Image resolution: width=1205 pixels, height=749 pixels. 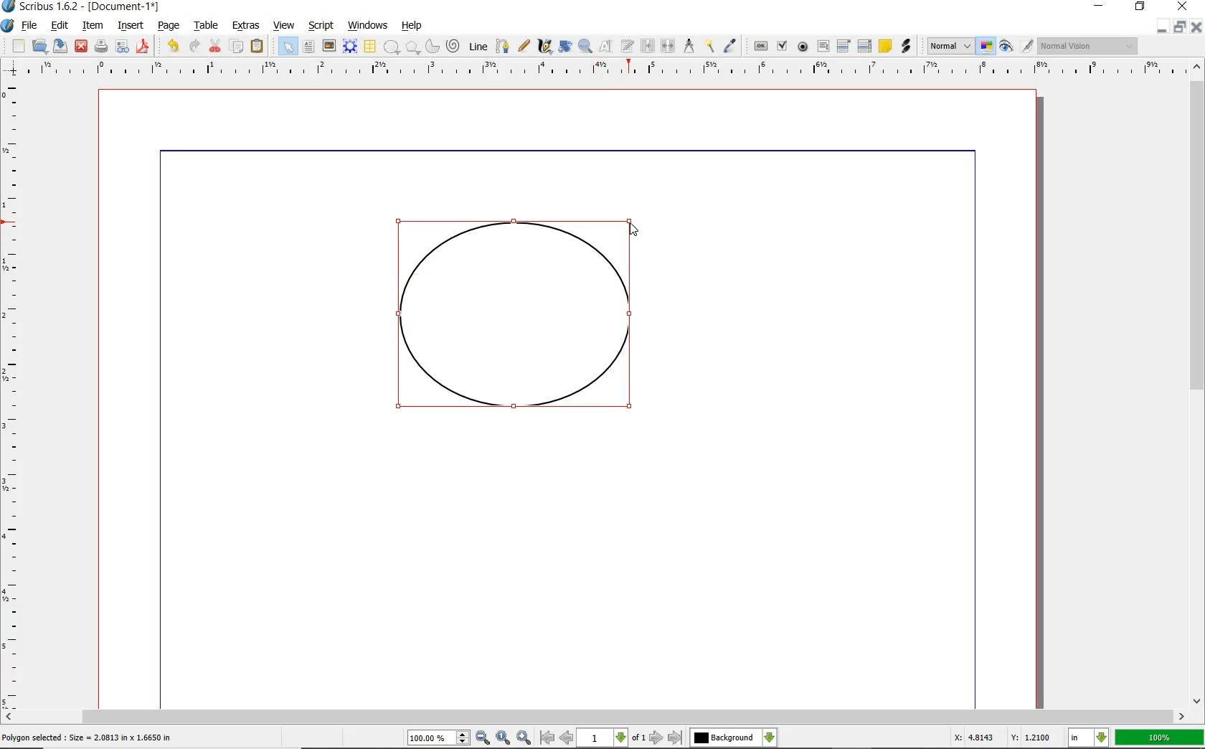 What do you see at coordinates (585, 47) in the screenshot?
I see `ZOOM IN OR OUT` at bounding box center [585, 47].